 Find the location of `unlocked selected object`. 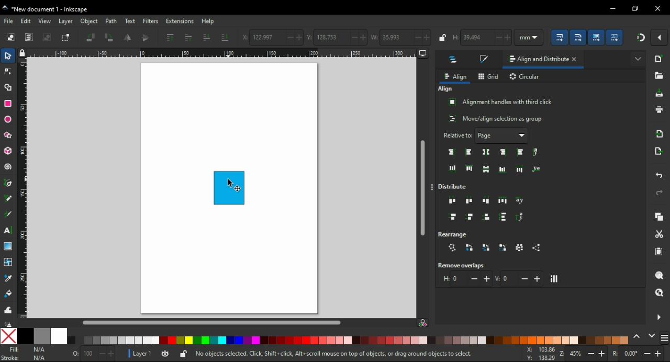

unlocked selected object is located at coordinates (183, 354).